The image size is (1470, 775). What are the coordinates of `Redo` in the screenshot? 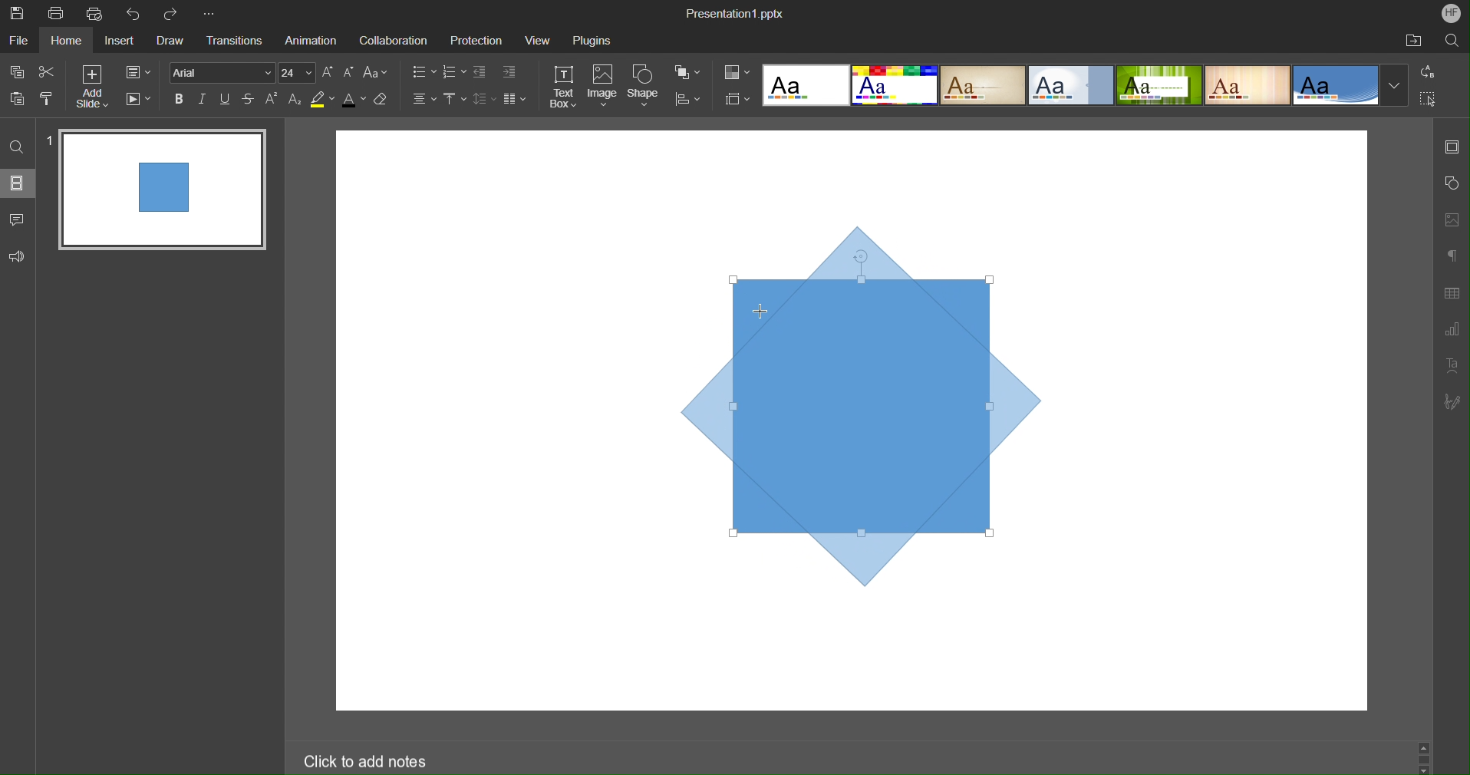 It's located at (171, 11).